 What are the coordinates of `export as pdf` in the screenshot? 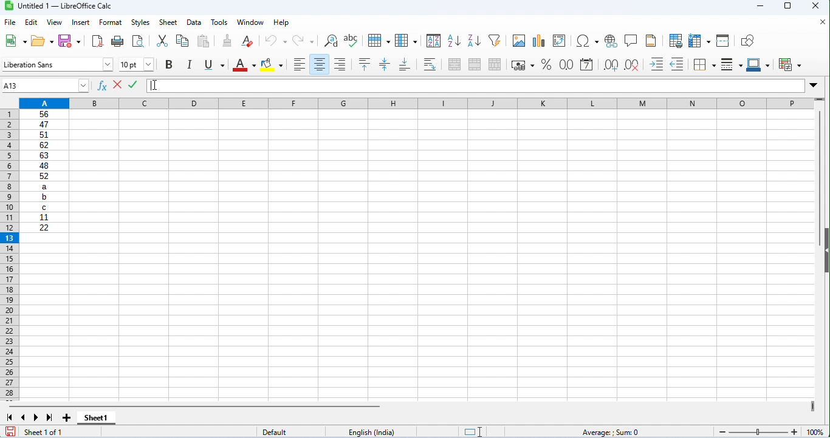 It's located at (98, 42).